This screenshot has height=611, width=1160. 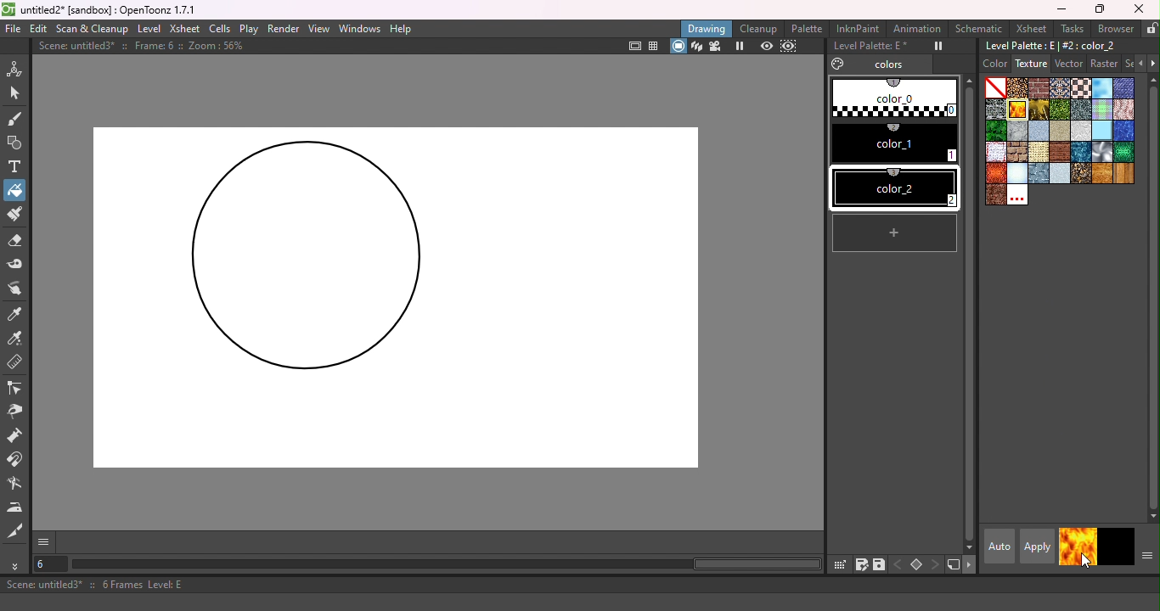 What do you see at coordinates (759, 28) in the screenshot?
I see `Cleanup` at bounding box center [759, 28].